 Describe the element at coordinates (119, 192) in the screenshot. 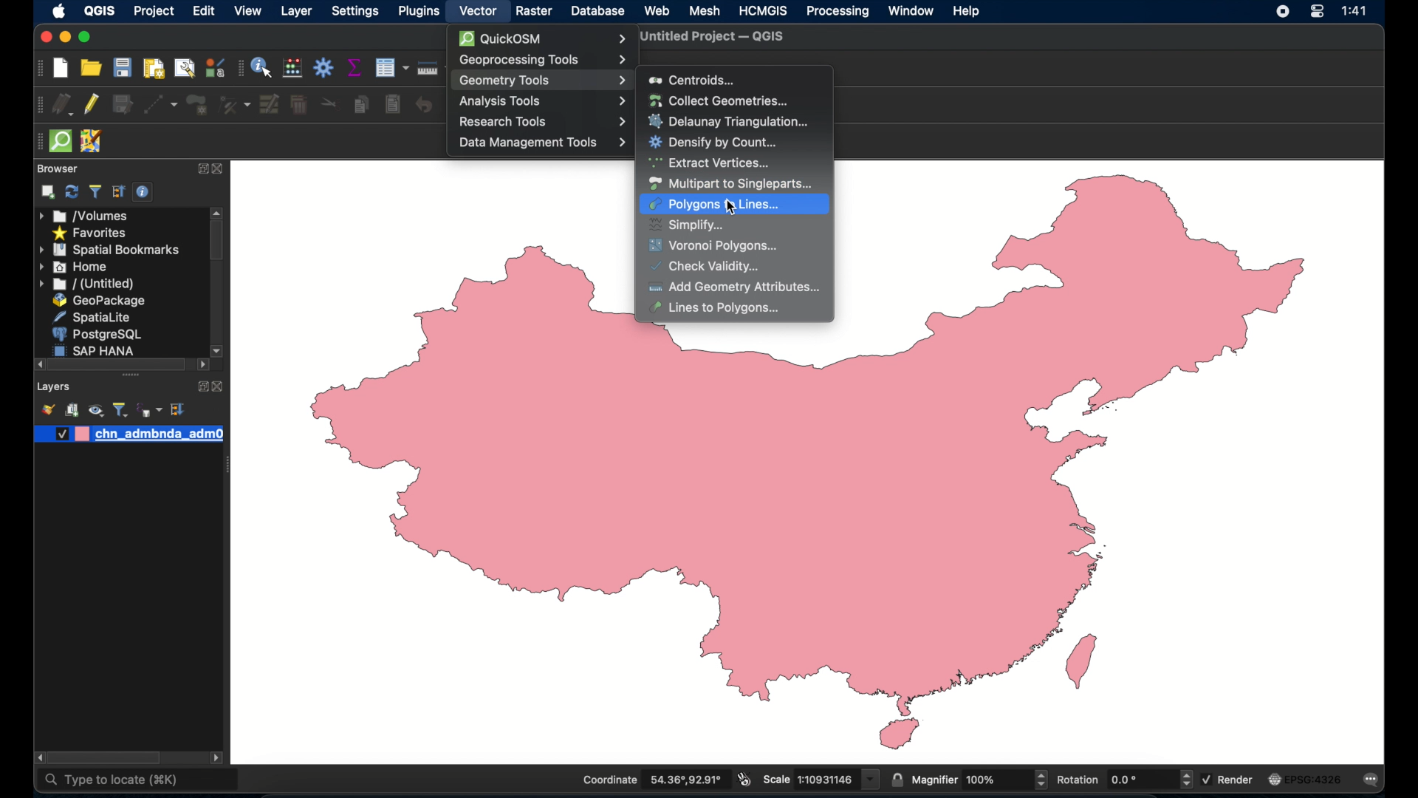

I see `expand all` at that location.